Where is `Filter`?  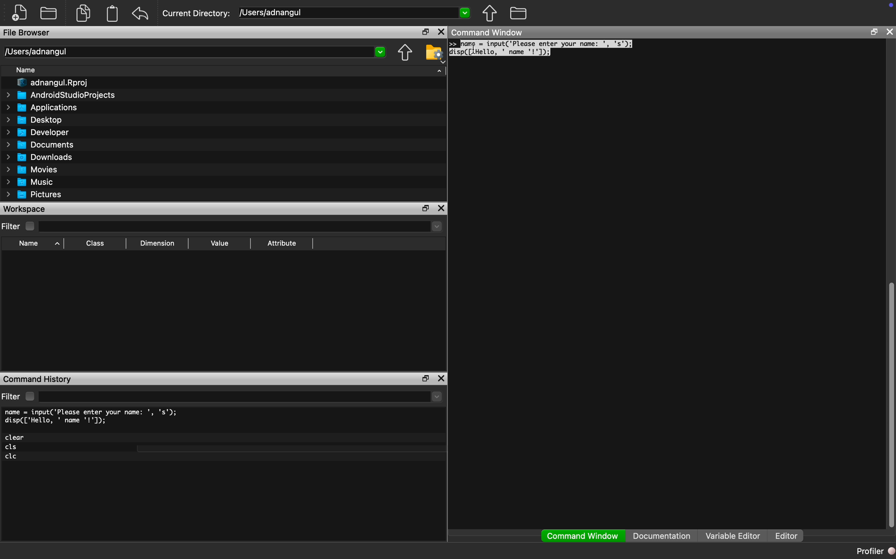
Filter is located at coordinates (19, 226).